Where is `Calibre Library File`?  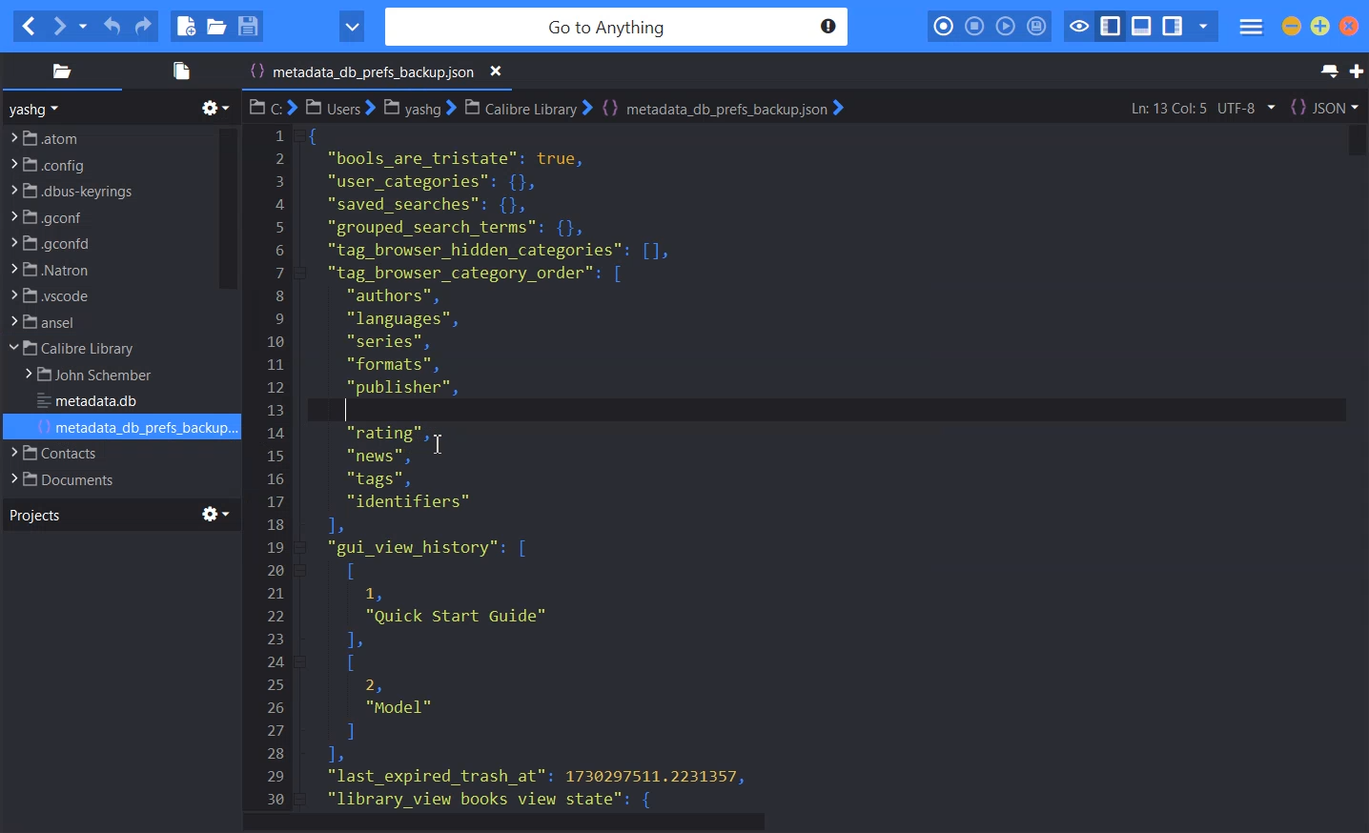 Calibre Library File is located at coordinates (526, 107).